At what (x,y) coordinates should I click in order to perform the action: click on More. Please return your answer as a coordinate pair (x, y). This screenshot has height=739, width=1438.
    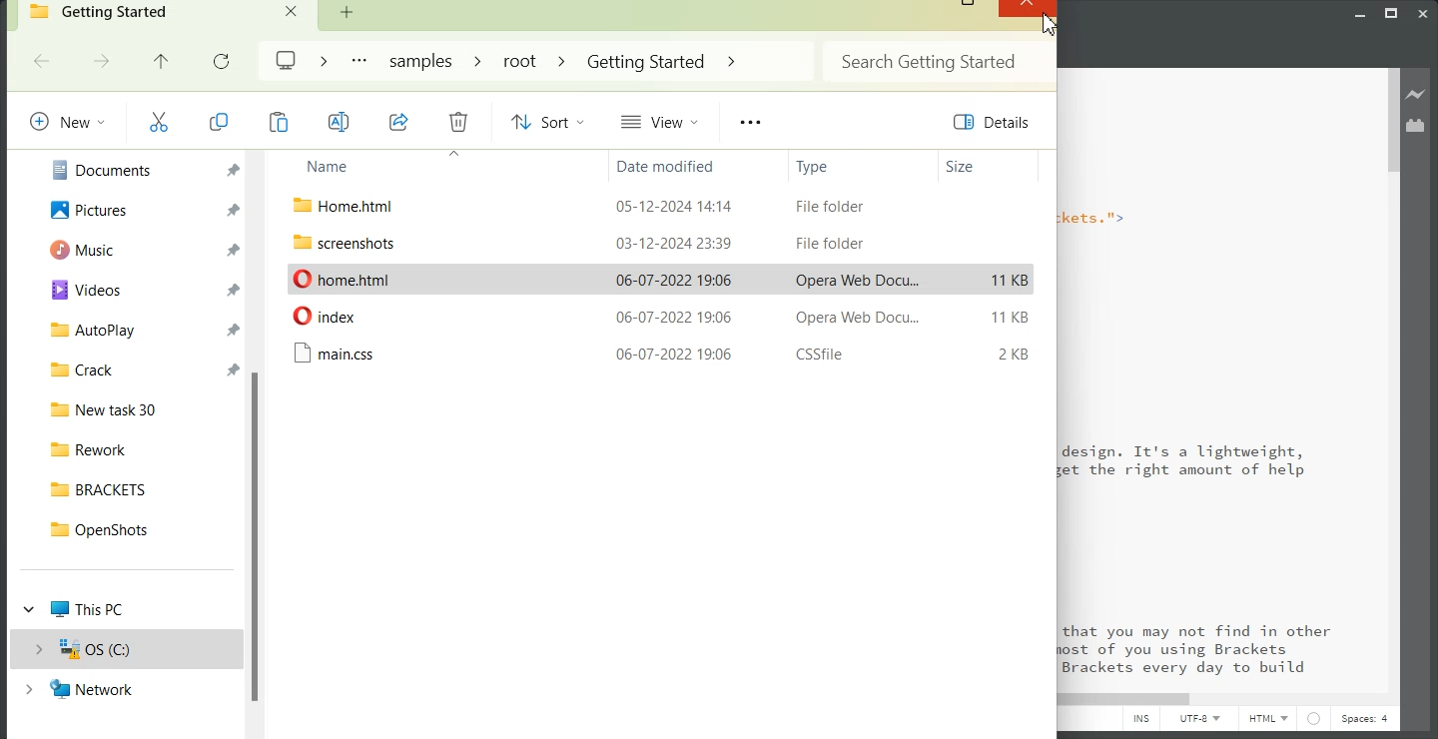
    Looking at the image, I should click on (358, 61).